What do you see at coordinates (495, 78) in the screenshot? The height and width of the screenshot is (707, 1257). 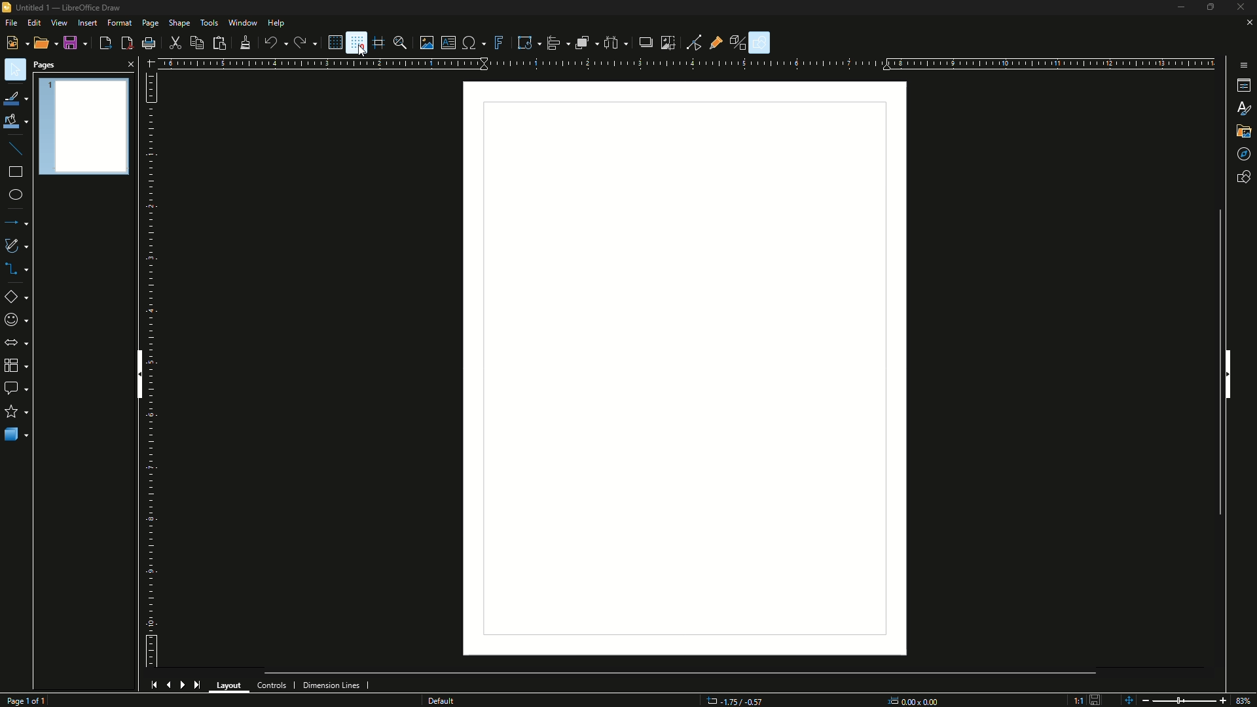 I see `` at bounding box center [495, 78].